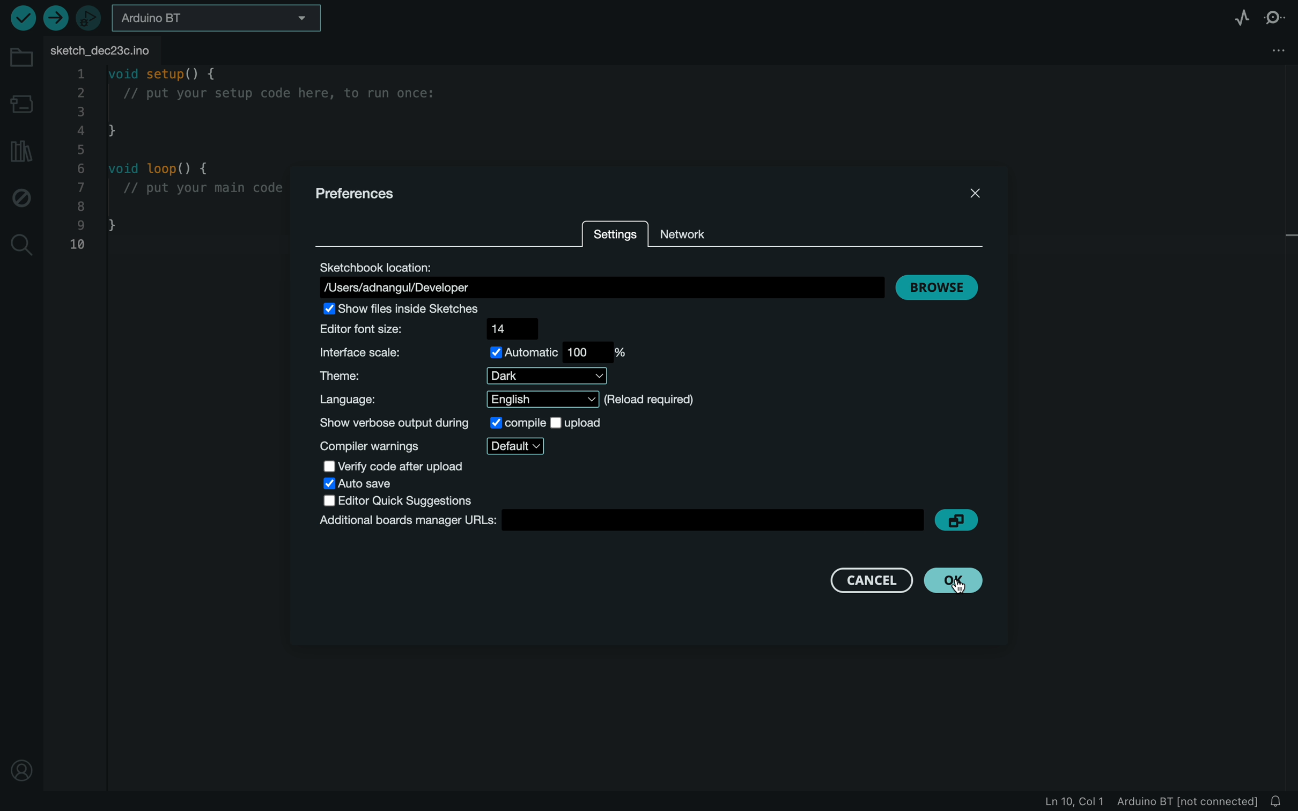 This screenshot has height=811, width=1298. What do you see at coordinates (464, 375) in the screenshot?
I see `theme` at bounding box center [464, 375].